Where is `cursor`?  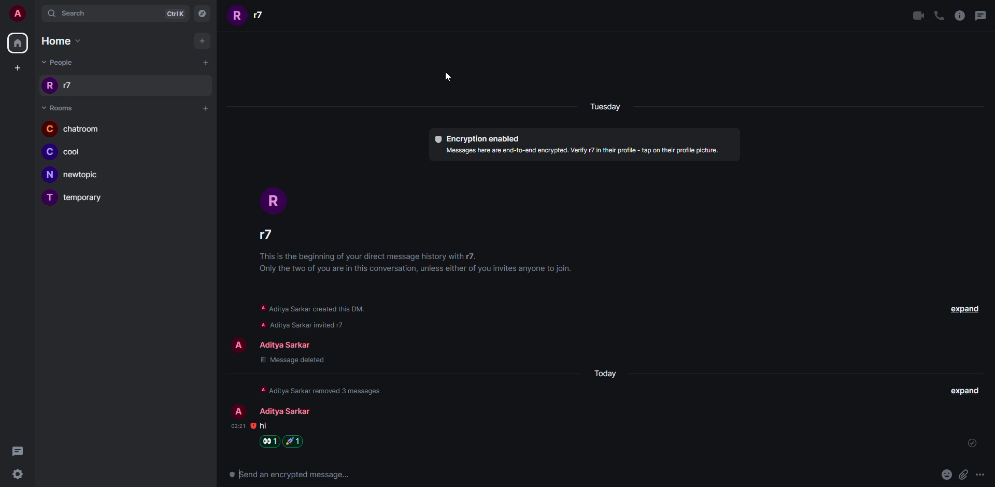 cursor is located at coordinates (449, 77).